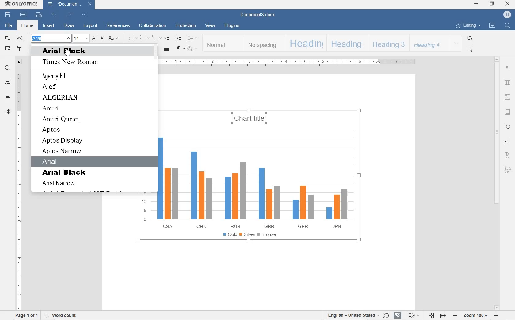 The image size is (515, 320). Describe the element at coordinates (211, 26) in the screenshot. I see `VIEW` at that location.